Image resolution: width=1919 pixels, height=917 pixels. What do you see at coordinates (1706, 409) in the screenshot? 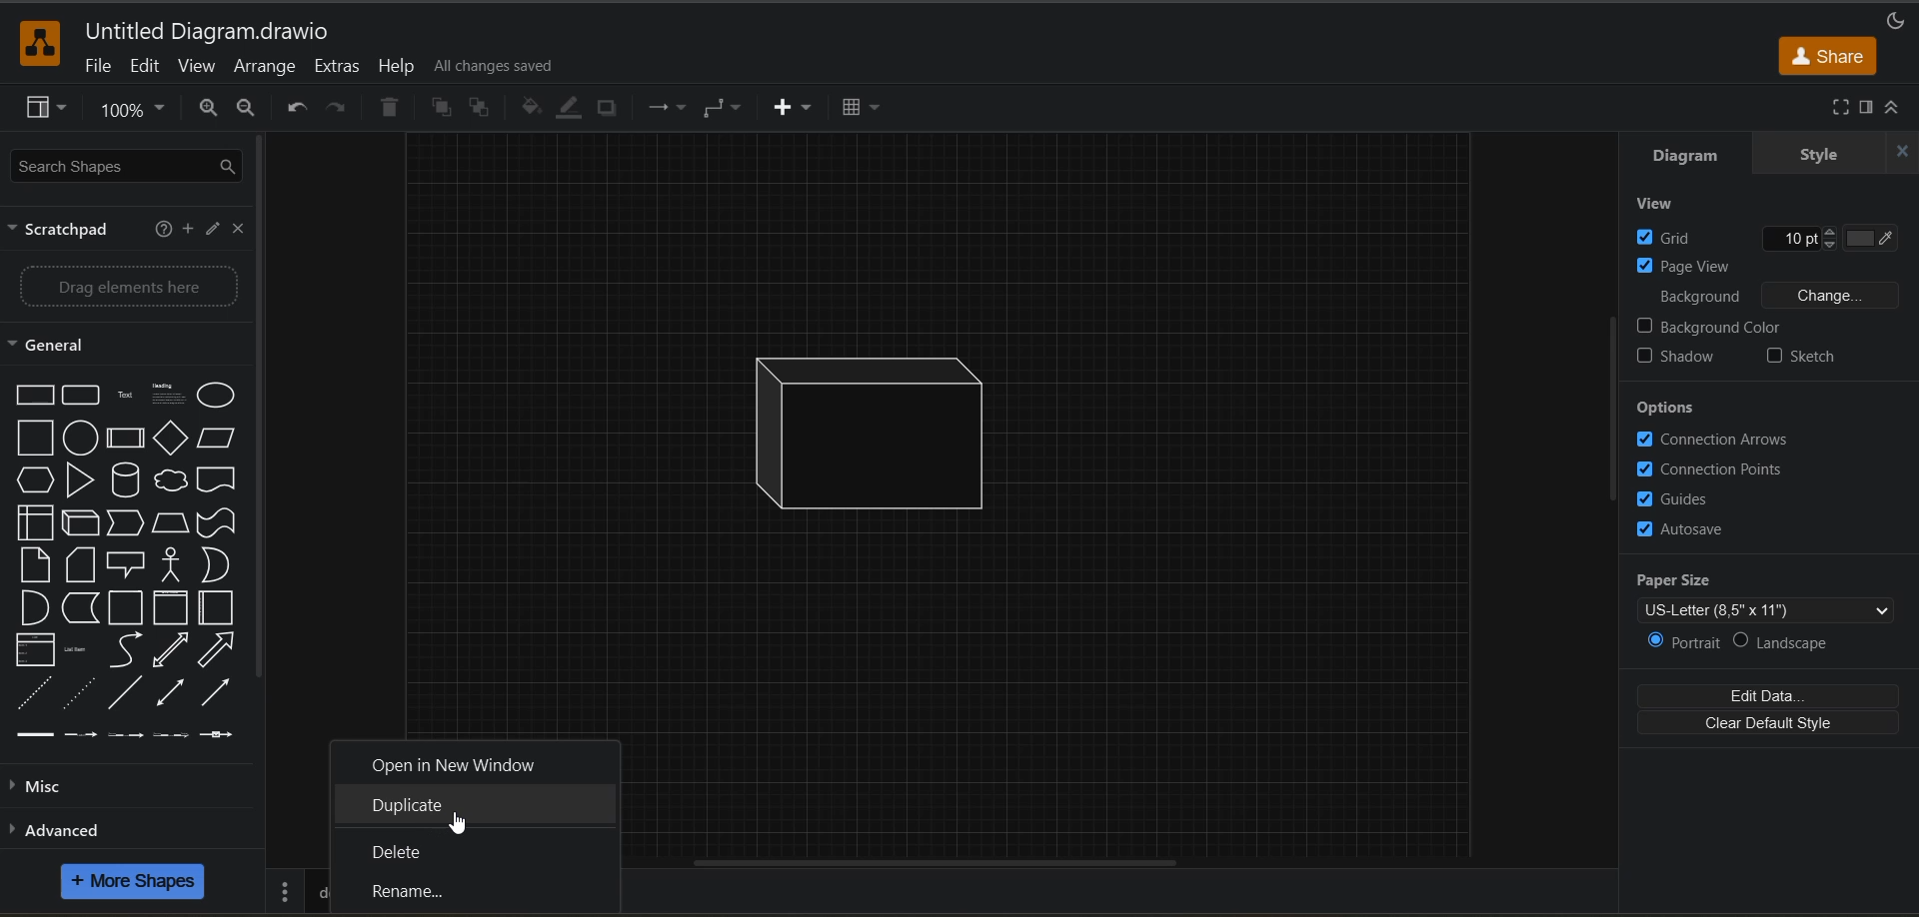
I see `options` at bounding box center [1706, 409].